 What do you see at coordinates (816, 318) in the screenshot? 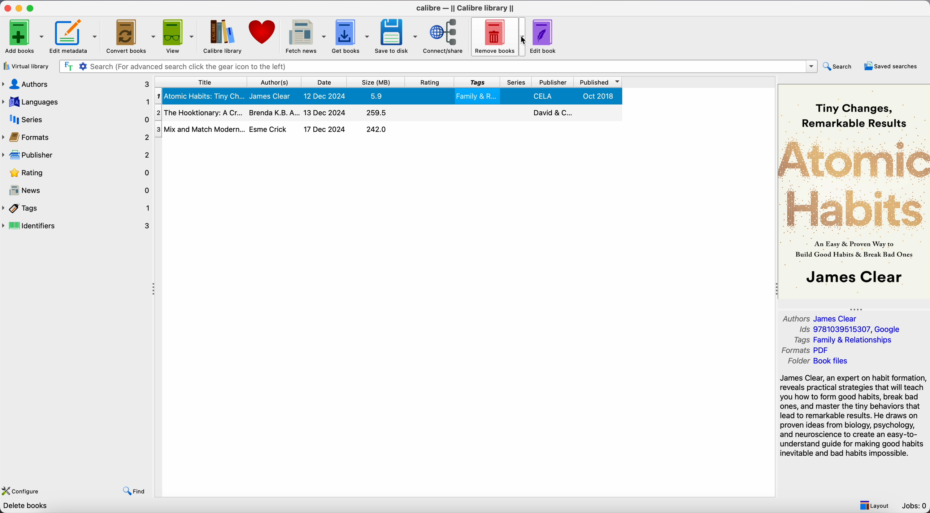
I see `Authors James Clear` at bounding box center [816, 318].